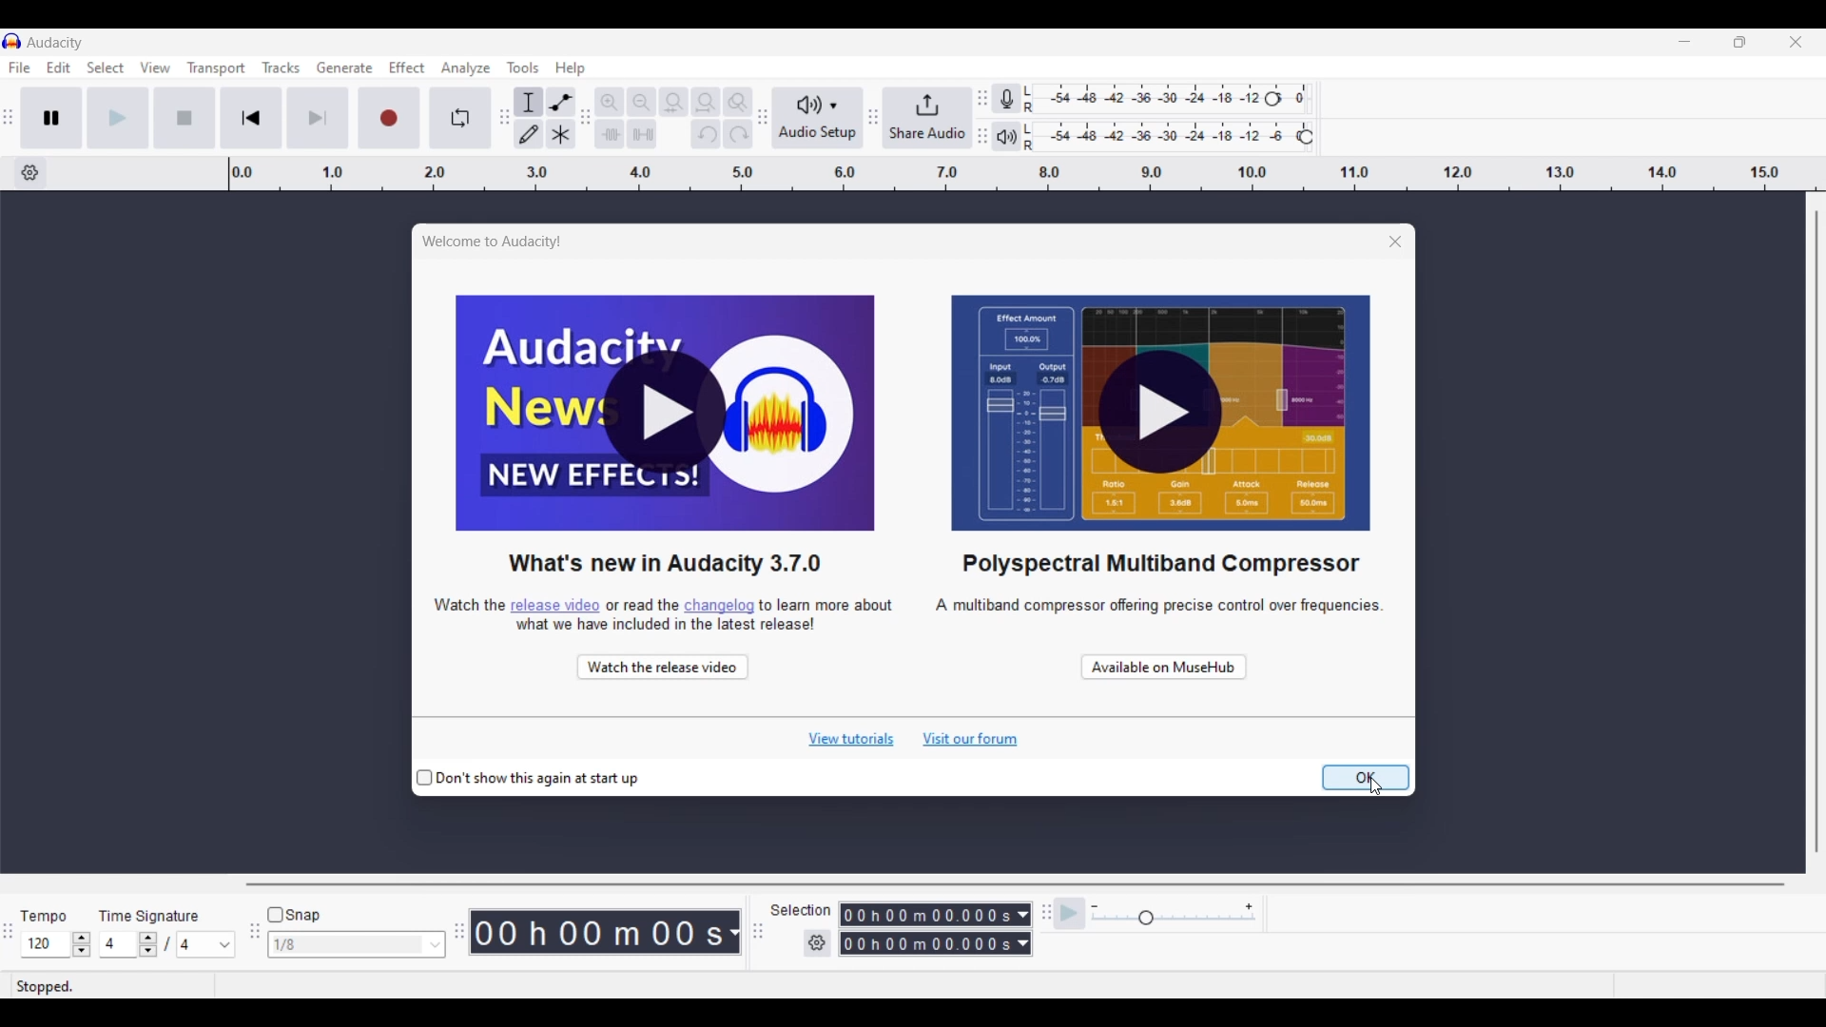  Describe the element at coordinates (674, 102) in the screenshot. I see `Fit selection to width` at that location.